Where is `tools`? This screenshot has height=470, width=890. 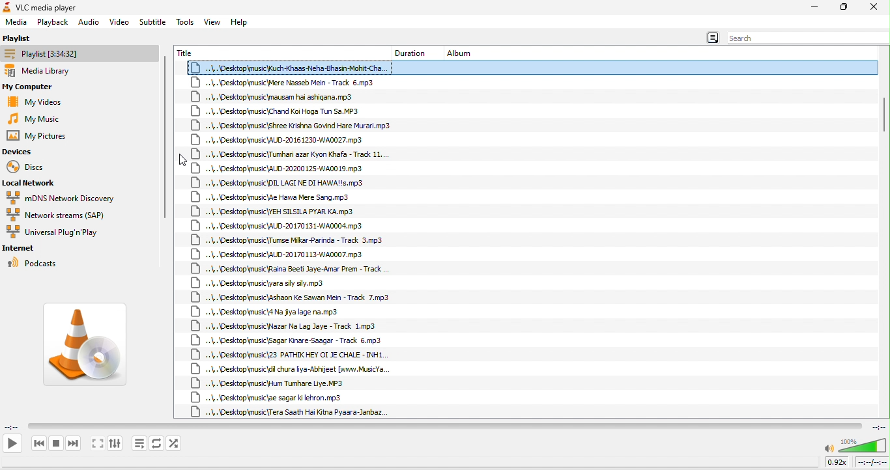
tools is located at coordinates (186, 21).